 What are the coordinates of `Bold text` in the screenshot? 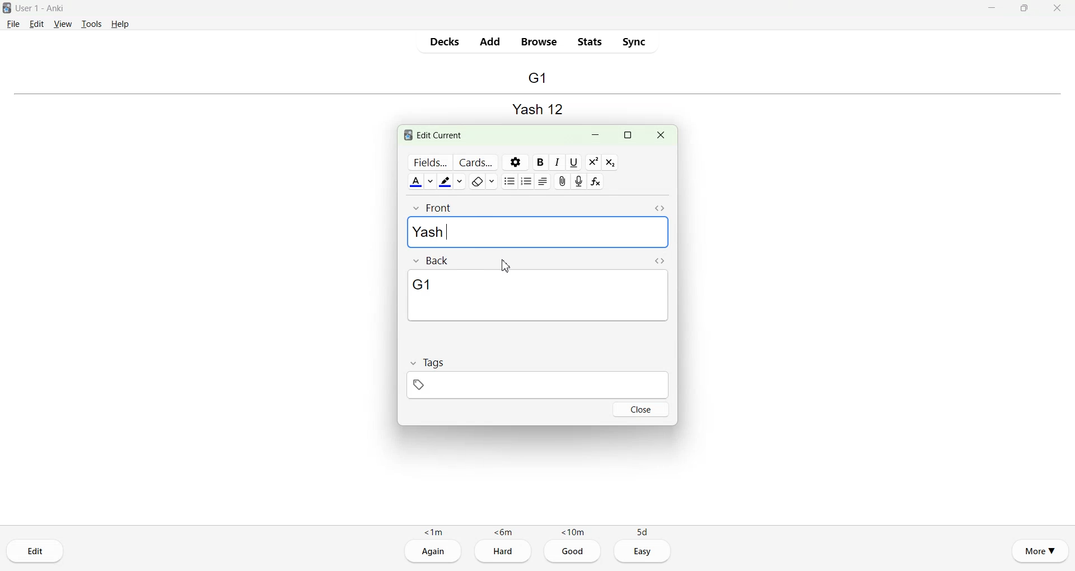 It's located at (539, 162).